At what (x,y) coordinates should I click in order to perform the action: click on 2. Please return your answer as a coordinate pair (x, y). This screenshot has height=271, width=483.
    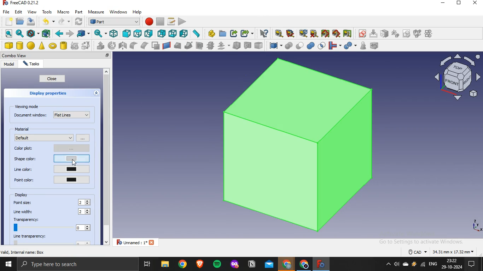
    Looking at the image, I should click on (85, 202).